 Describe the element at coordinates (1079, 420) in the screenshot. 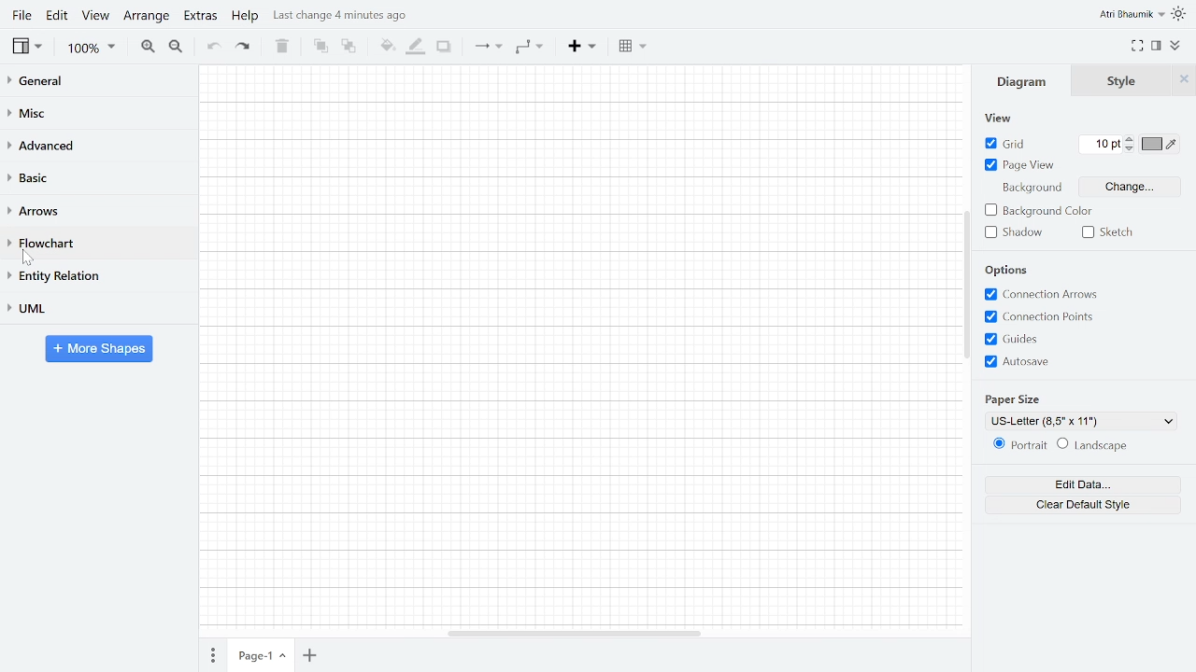

I see `Paper size` at that location.